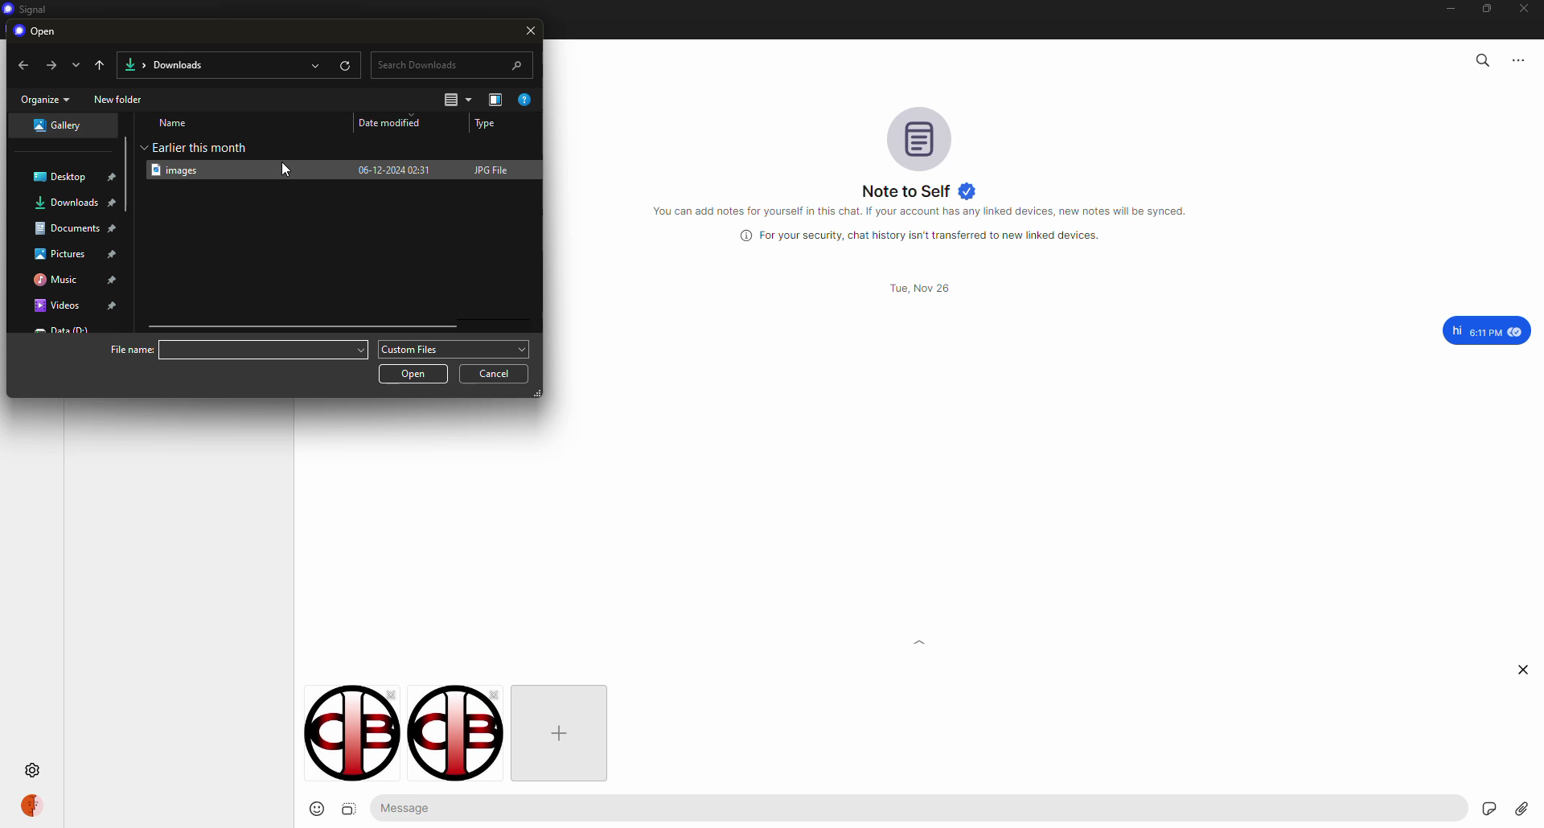 Image resolution: width=1544 pixels, height=828 pixels. I want to click on date, so click(918, 288).